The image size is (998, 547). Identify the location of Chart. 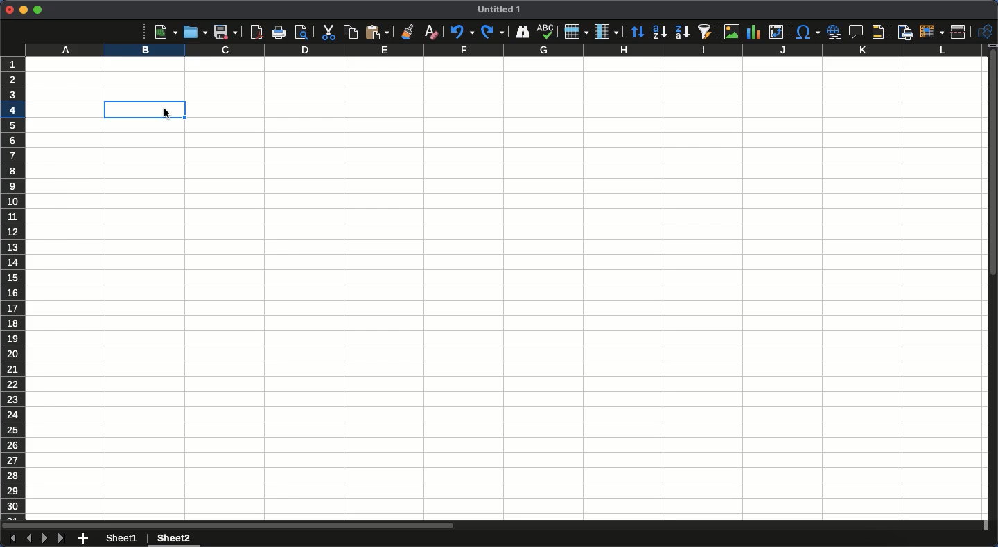
(752, 33).